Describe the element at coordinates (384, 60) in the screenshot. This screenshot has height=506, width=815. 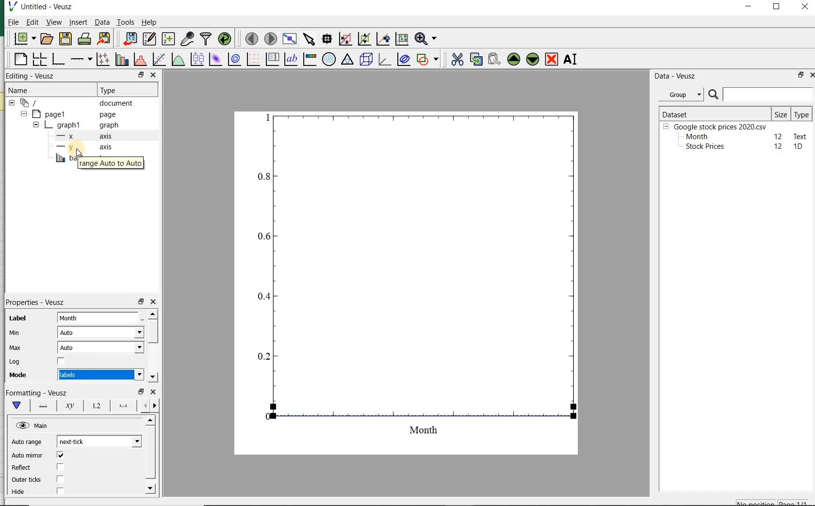
I see `3d graph` at that location.